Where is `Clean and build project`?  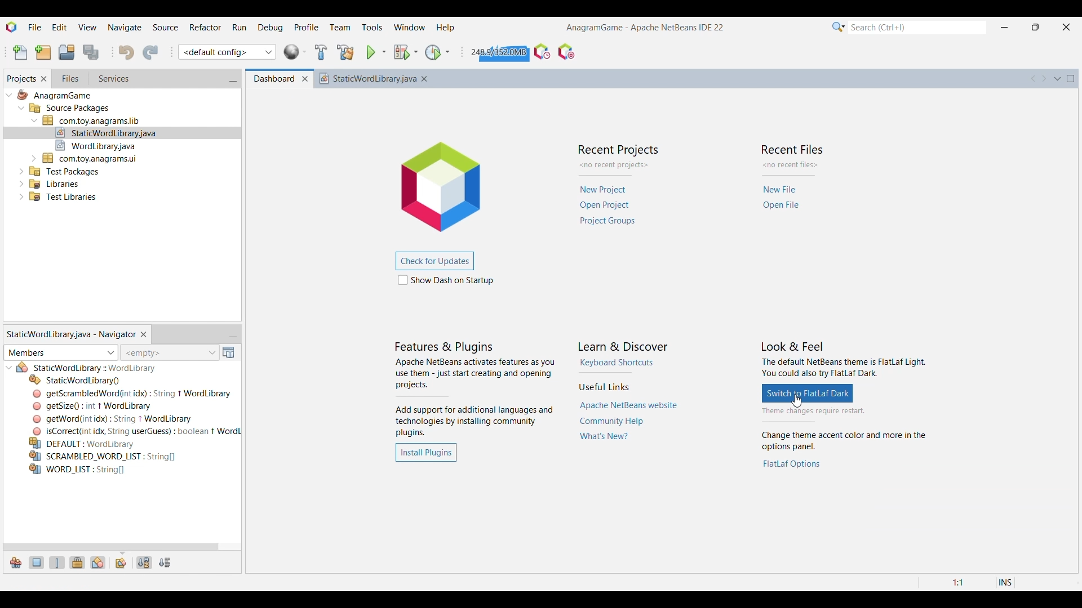 Clean and build project is located at coordinates (346, 52).